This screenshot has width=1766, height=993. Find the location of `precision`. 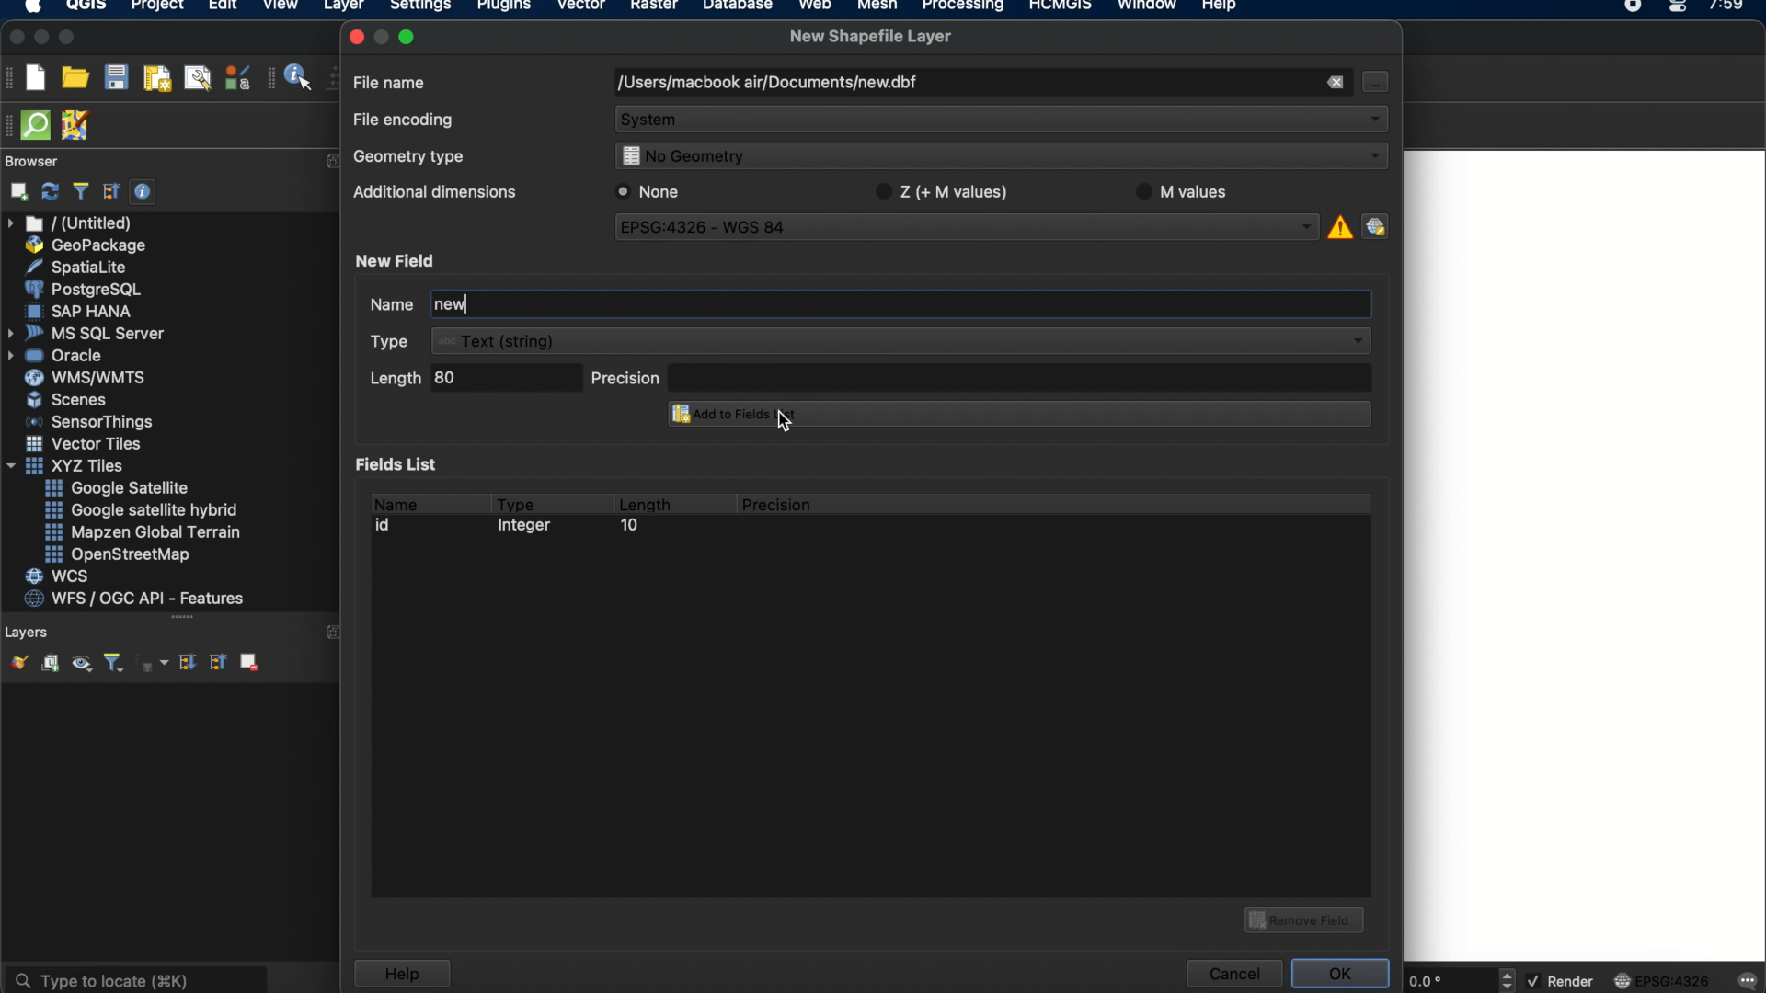

precision is located at coordinates (779, 505).